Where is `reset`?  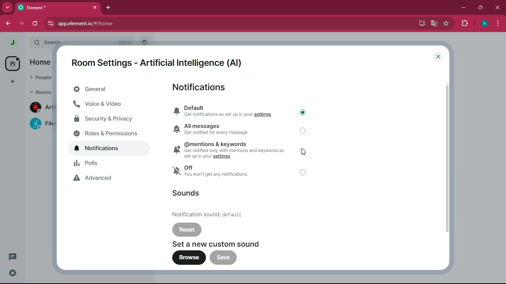 reset is located at coordinates (187, 229).